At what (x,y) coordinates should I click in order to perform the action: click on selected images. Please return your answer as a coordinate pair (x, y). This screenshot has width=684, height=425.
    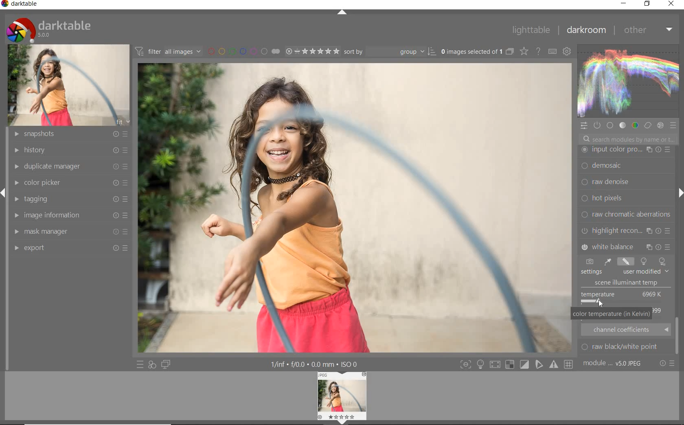
    Looking at the image, I should click on (471, 51).